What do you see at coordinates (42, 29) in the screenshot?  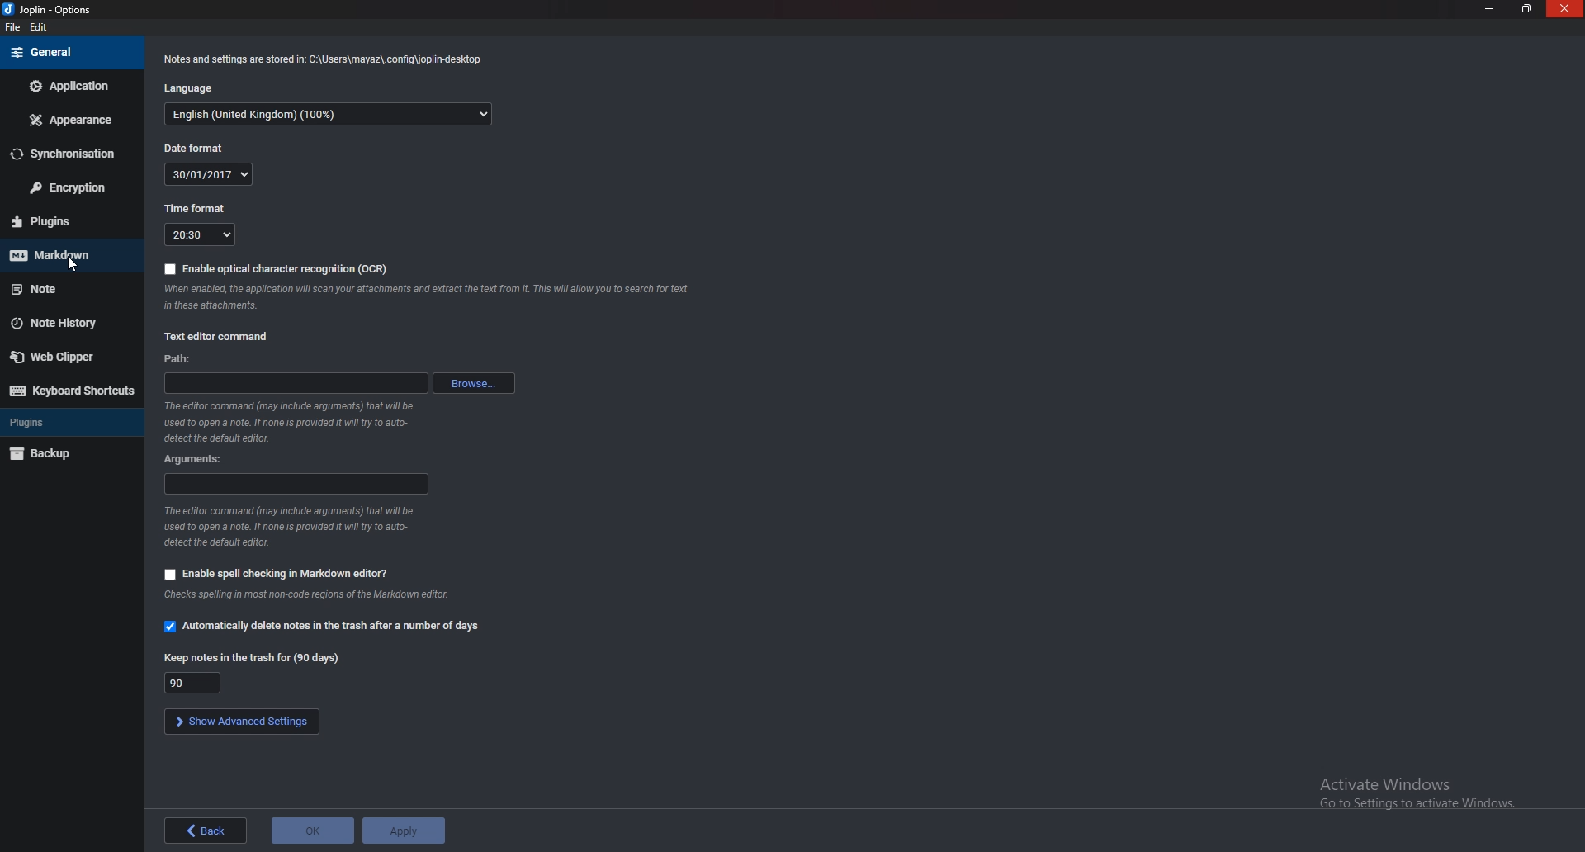 I see `edit` at bounding box center [42, 29].